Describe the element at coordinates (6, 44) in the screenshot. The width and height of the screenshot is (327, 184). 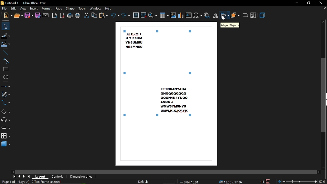
I see `fill color` at that location.